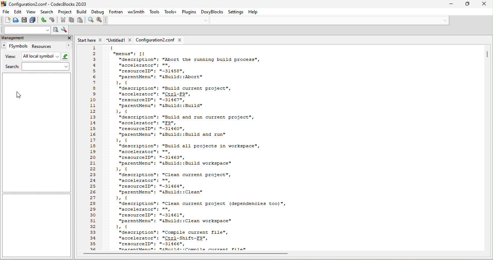 Image resolution: width=493 pixels, height=260 pixels. I want to click on fortran, so click(116, 12).